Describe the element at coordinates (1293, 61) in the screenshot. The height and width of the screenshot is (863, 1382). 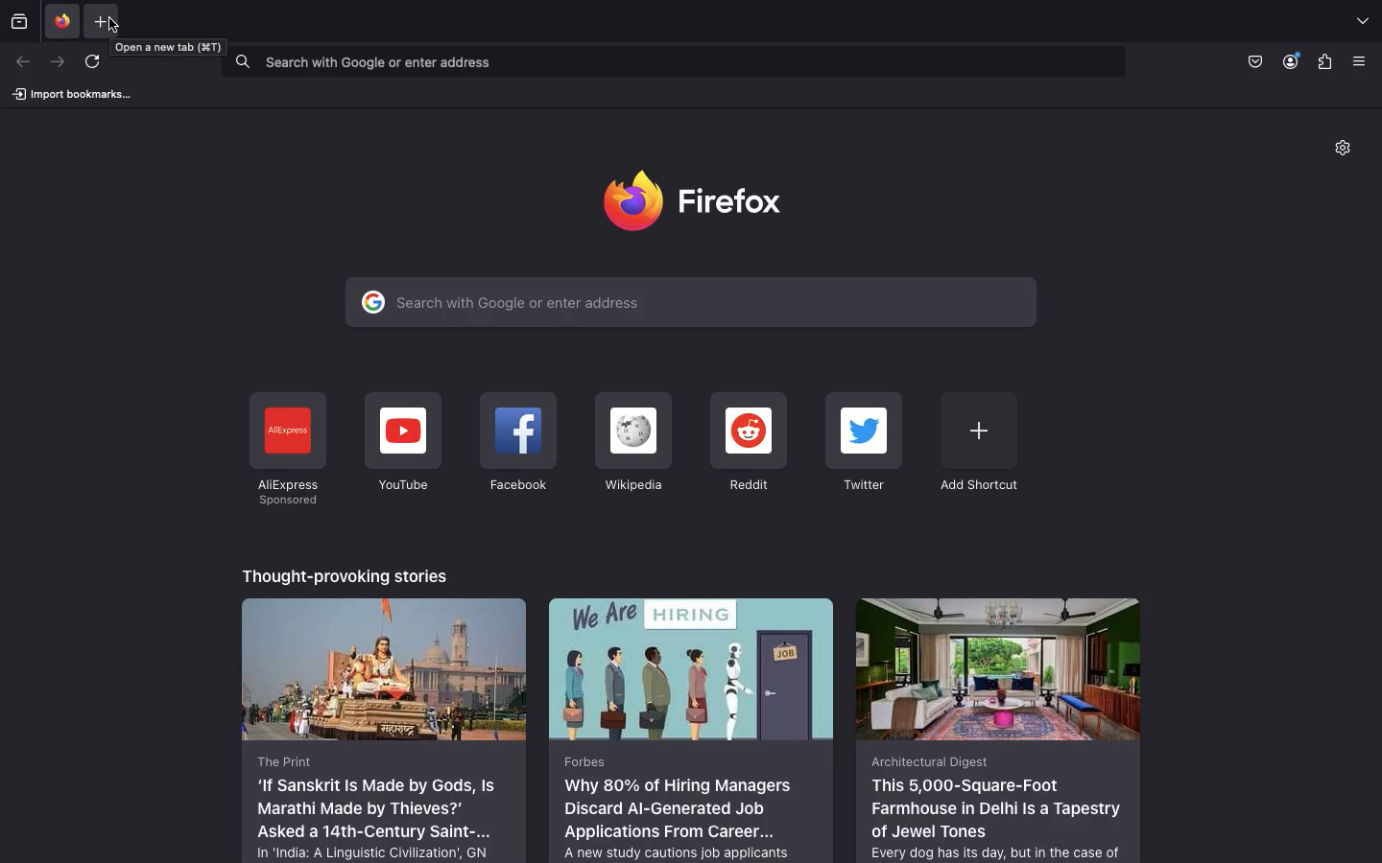
I see `Account` at that location.